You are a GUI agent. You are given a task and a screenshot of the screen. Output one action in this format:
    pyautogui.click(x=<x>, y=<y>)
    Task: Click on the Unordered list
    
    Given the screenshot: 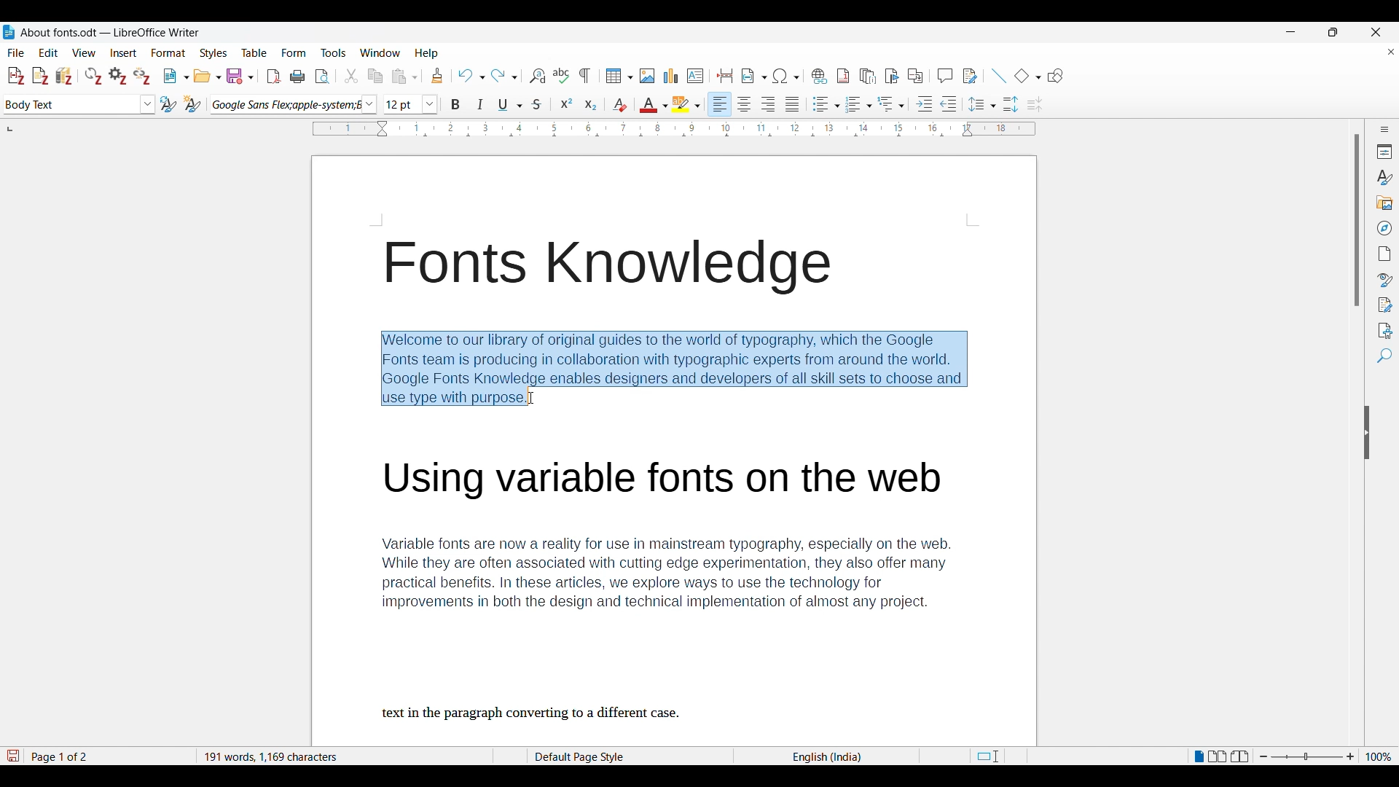 What is the action you would take?
    pyautogui.click(x=826, y=104)
    